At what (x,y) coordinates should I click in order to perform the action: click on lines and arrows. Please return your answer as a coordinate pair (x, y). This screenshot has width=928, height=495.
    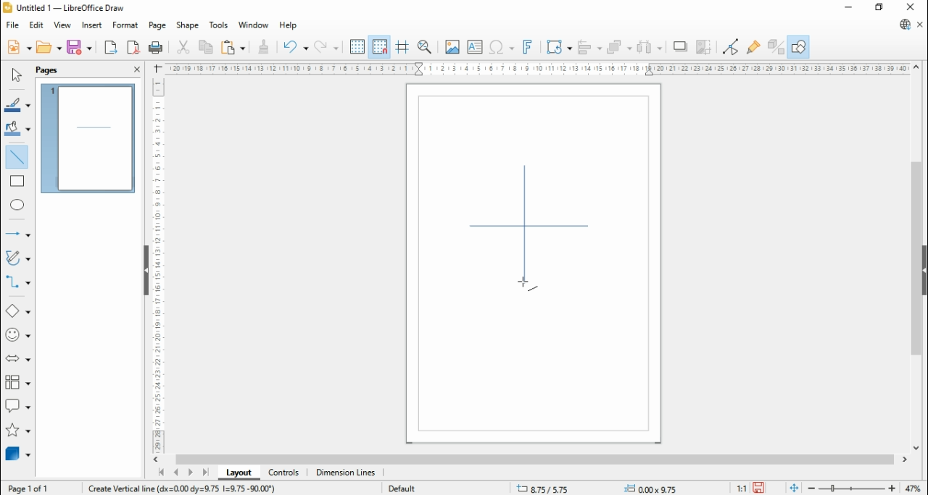
    Looking at the image, I should click on (16, 234).